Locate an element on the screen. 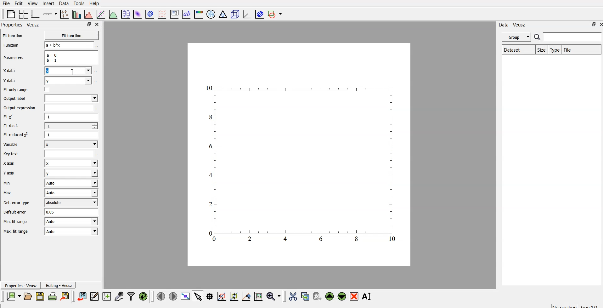 The image size is (603, 308).  Dataset is located at coordinates (518, 49).